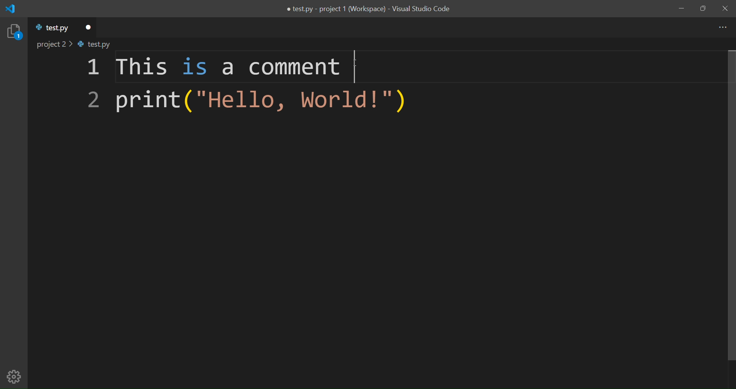  Describe the element at coordinates (15, 376) in the screenshot. I see `manage` at that location.